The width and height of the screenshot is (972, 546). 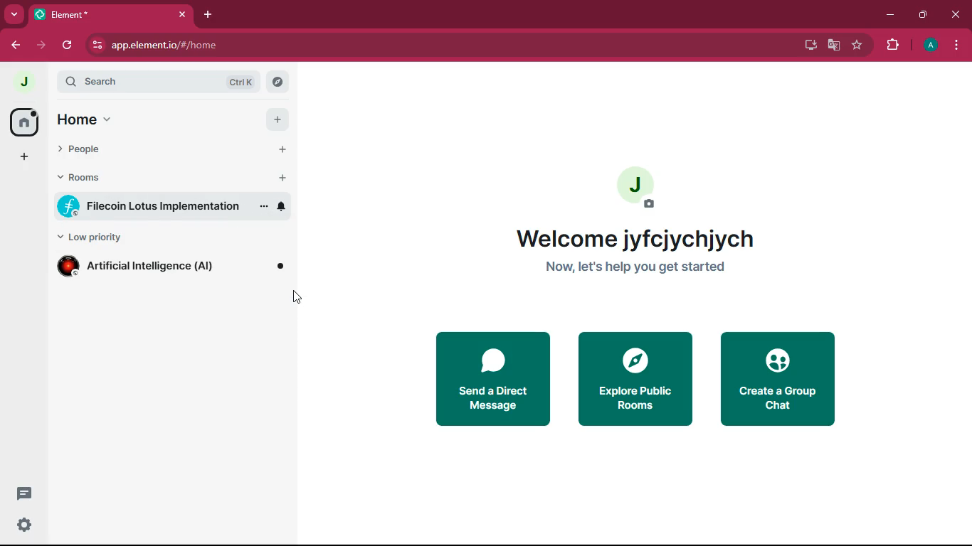 What do you see at coordinates (294, 298) in the screenshot?
I see `cursor` at bounding box center [294, 298].